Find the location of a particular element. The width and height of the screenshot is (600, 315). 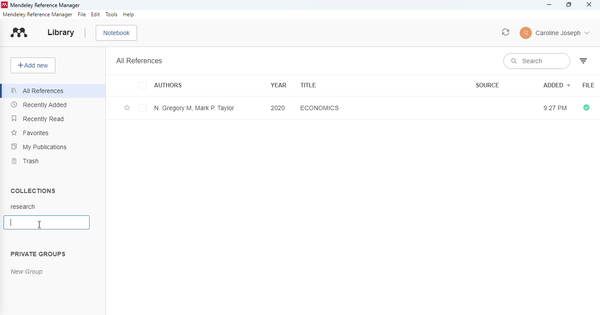

all references is located at coordinates (39, 91).